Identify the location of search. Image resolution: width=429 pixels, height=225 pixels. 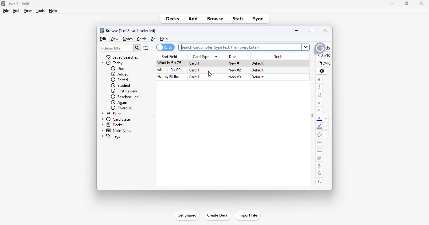
(137, 48).